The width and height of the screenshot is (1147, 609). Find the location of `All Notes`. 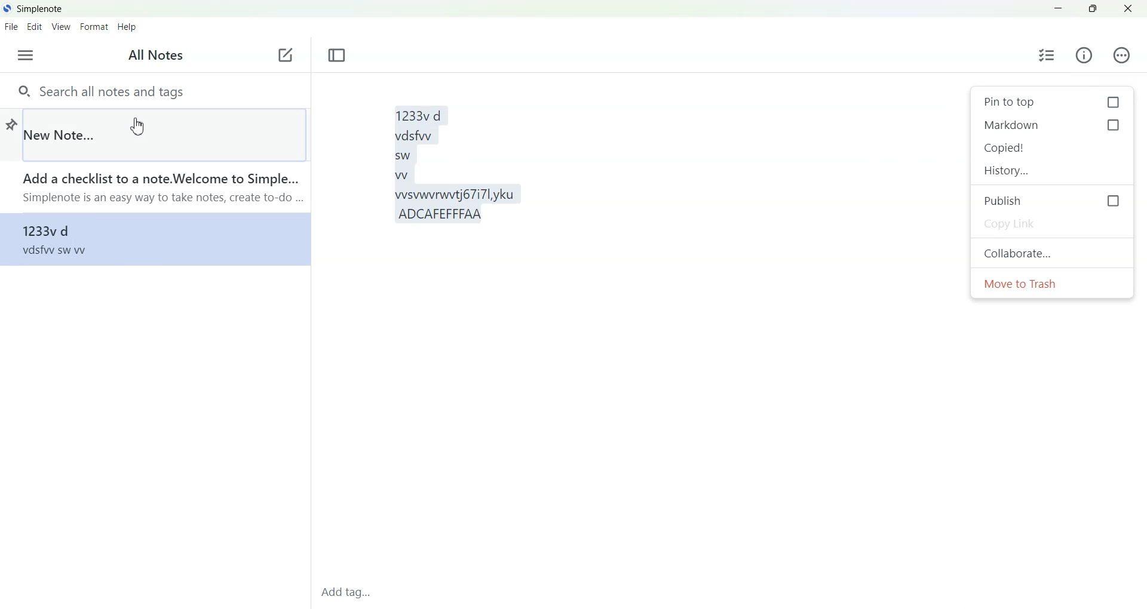

All Notes is located at coordinates (158, 56).